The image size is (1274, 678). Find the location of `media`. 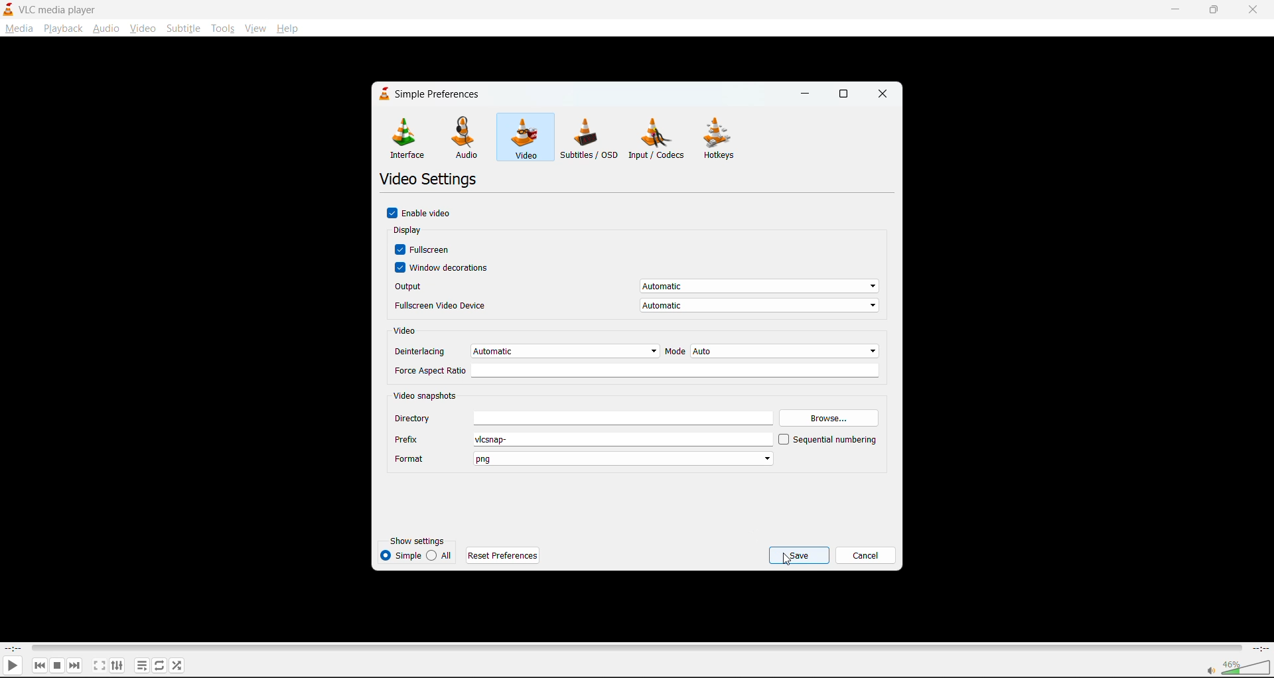

media is located at coordinates (17, 28).